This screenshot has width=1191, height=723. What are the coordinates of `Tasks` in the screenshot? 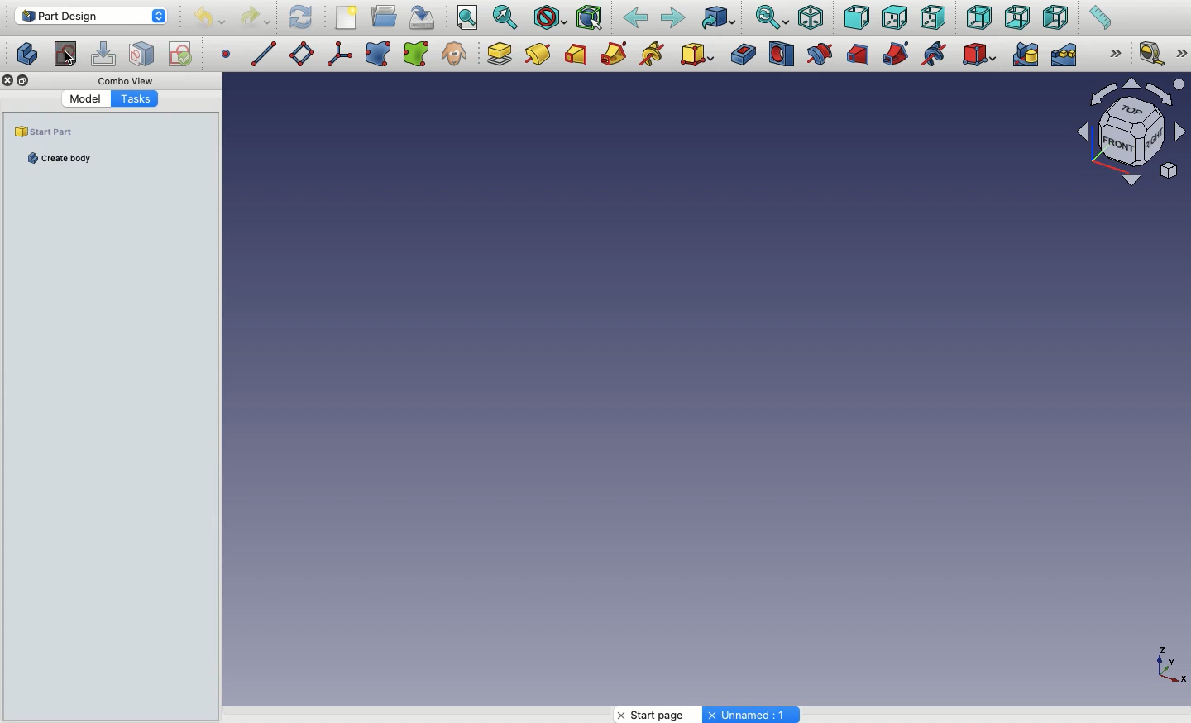 It's located at (136, 98).